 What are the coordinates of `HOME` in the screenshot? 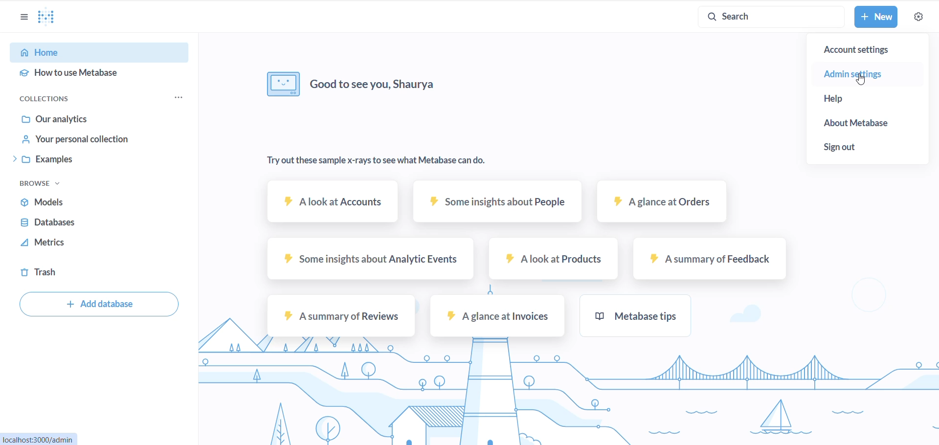 It's located at (86, 53).